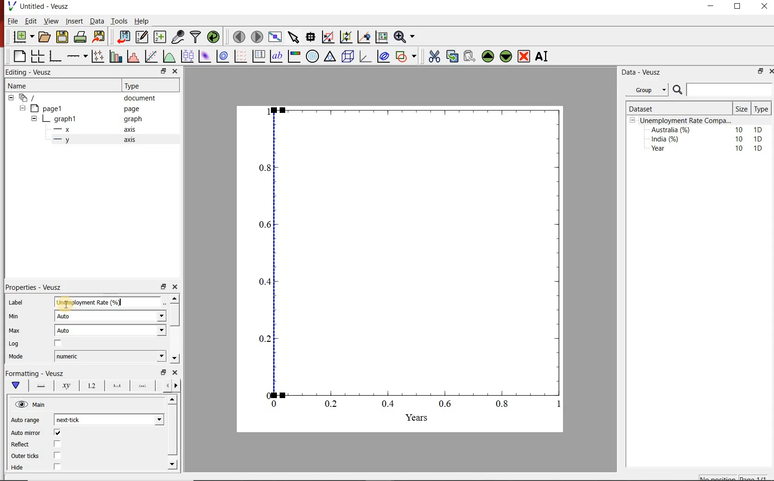 The image size is (774, 481). I want to click on Hide, so click(18, 467).